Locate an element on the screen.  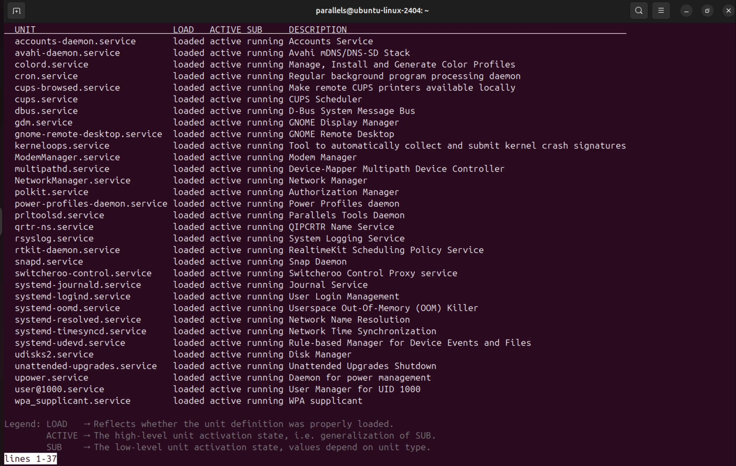
system-timesyncd .service is located at coordinates (82, 332).